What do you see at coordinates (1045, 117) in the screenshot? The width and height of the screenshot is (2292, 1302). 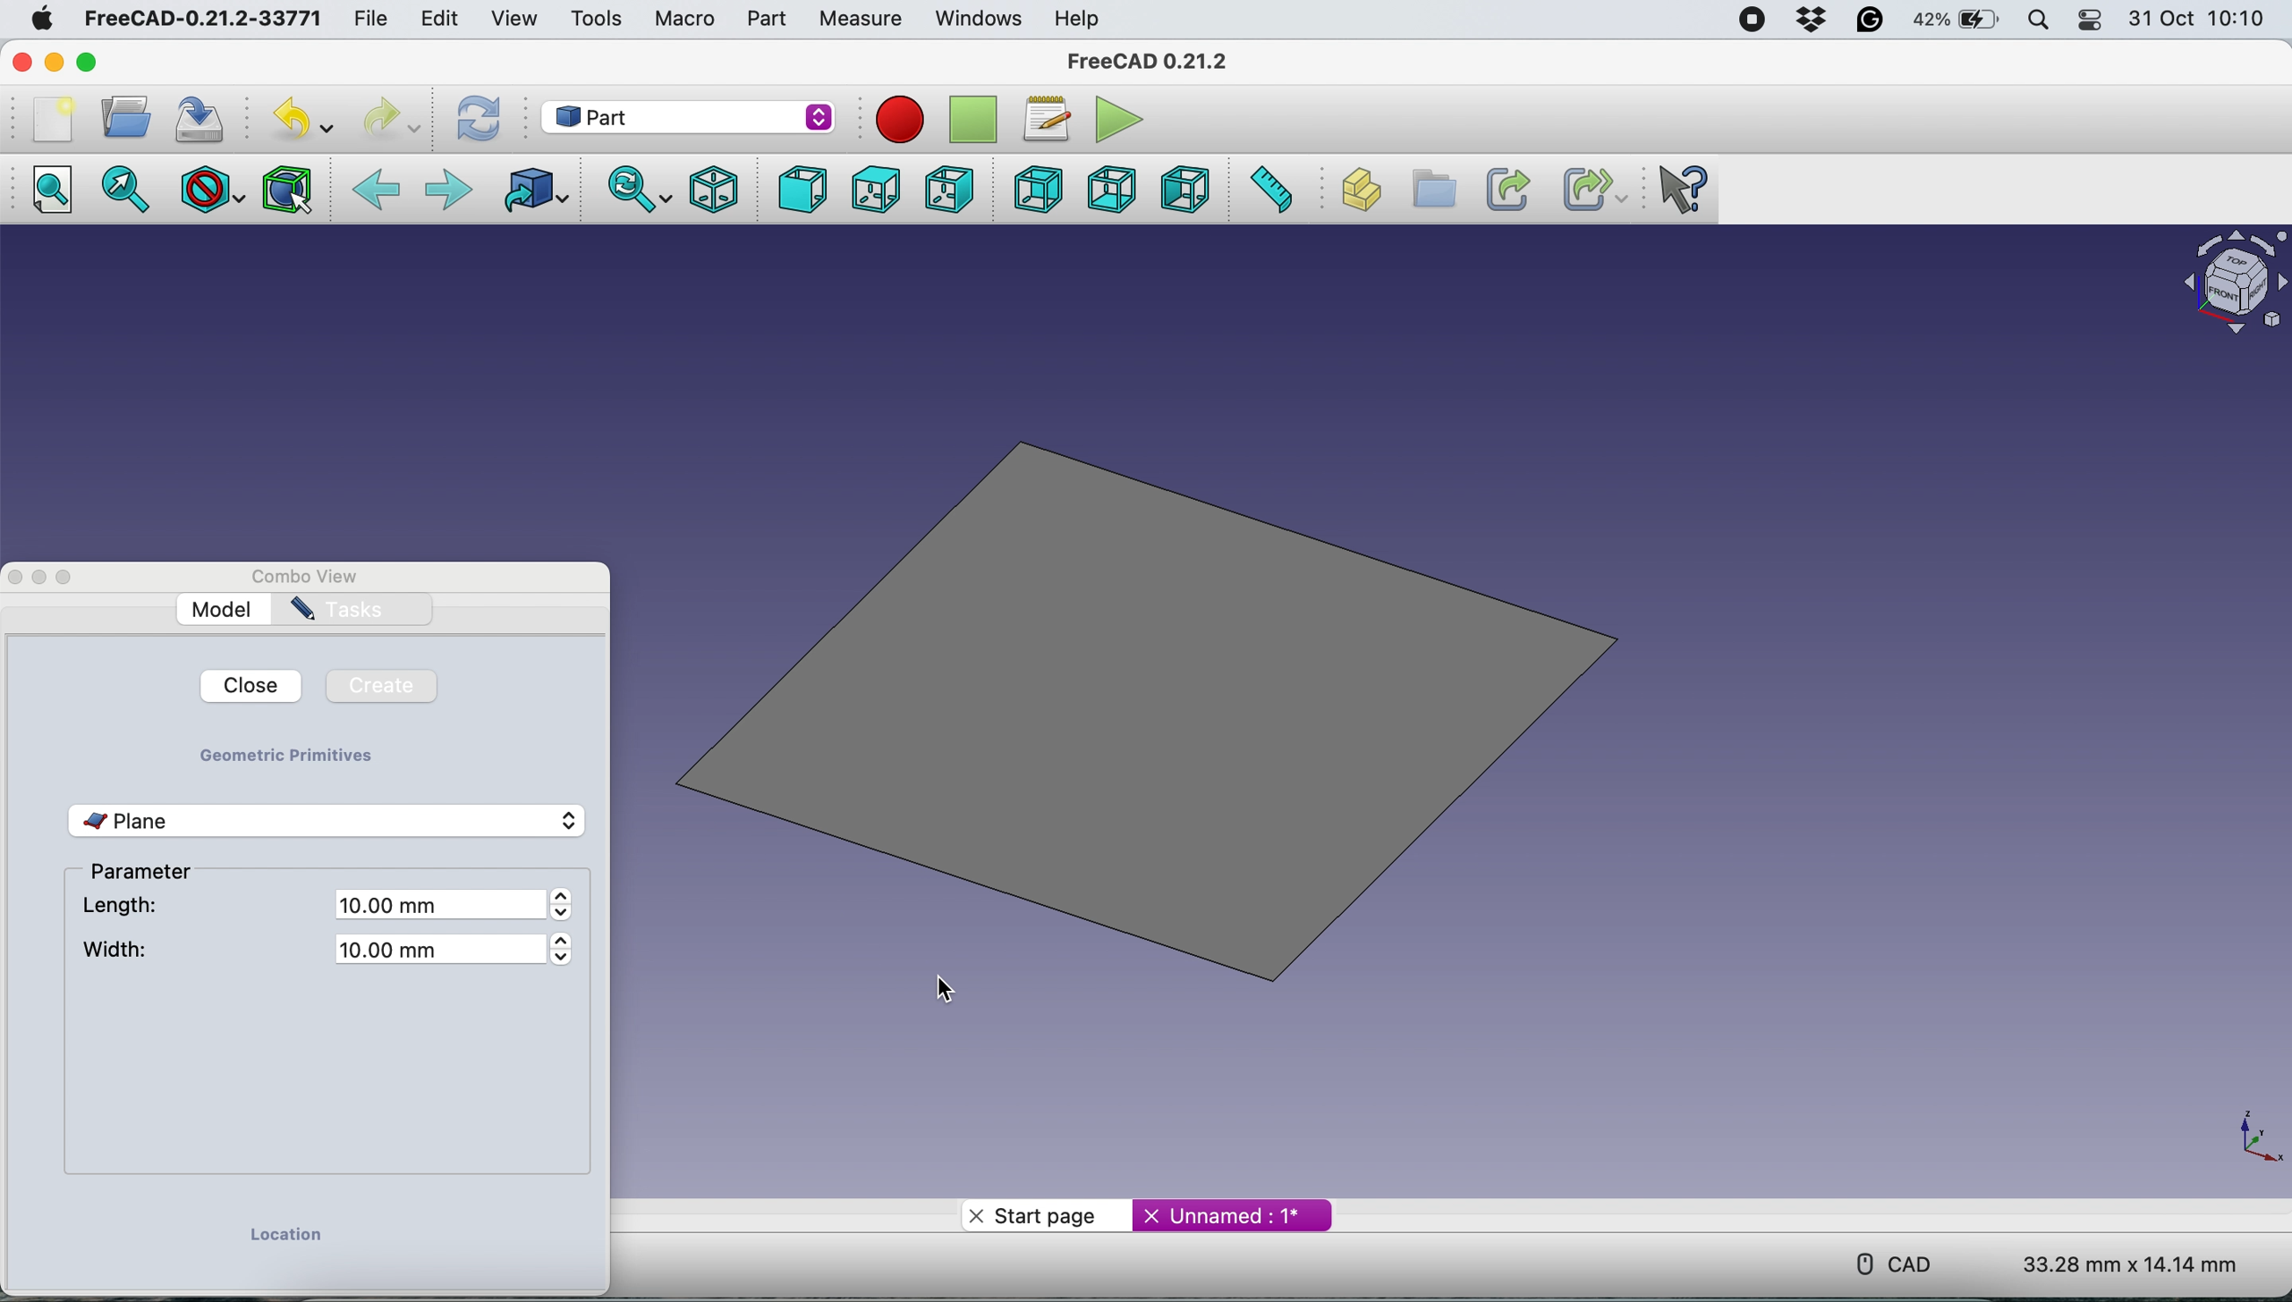 I see `Macros` at bounding box center [1045, 117].